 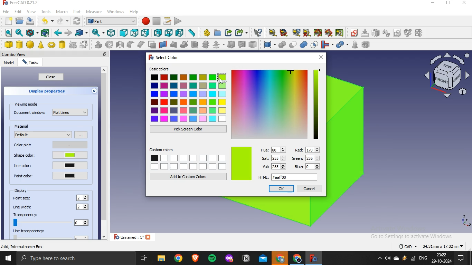 I want to click on brave, so click(x=195, y=258).